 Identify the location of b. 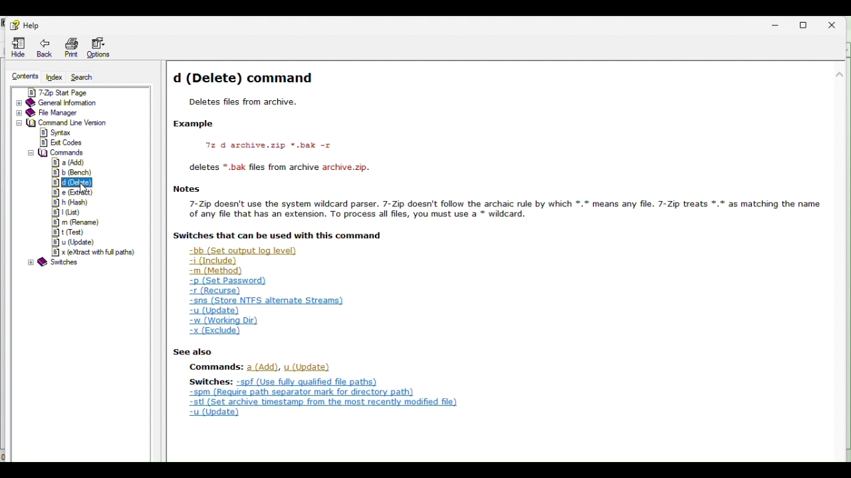
(72, 173).